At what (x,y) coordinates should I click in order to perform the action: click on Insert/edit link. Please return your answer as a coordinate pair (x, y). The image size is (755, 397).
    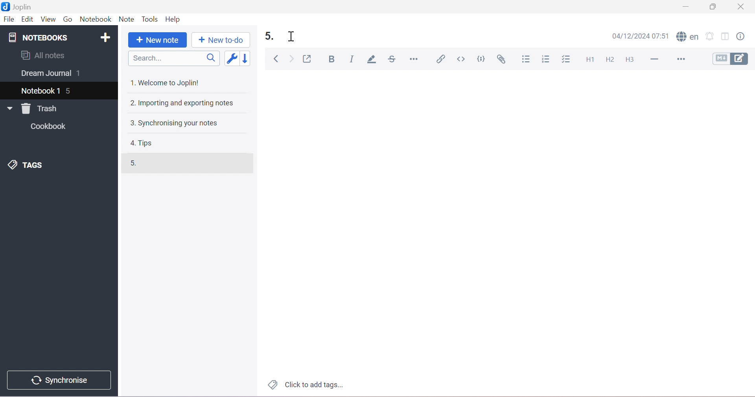
    Looking at the image, I should click on (440, 59).